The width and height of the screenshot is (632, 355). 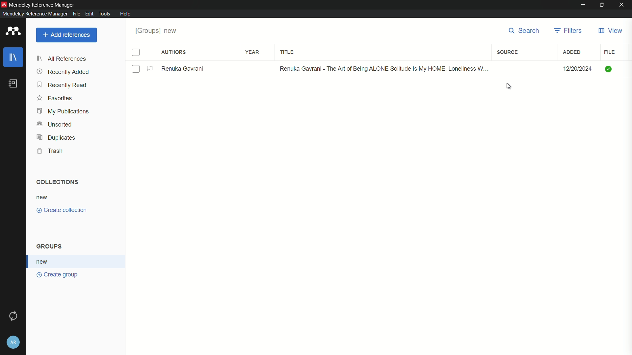 What do you see at coordinates (13, 315) in the screenshot?
I see `sync` at bounding box center [13, 315].